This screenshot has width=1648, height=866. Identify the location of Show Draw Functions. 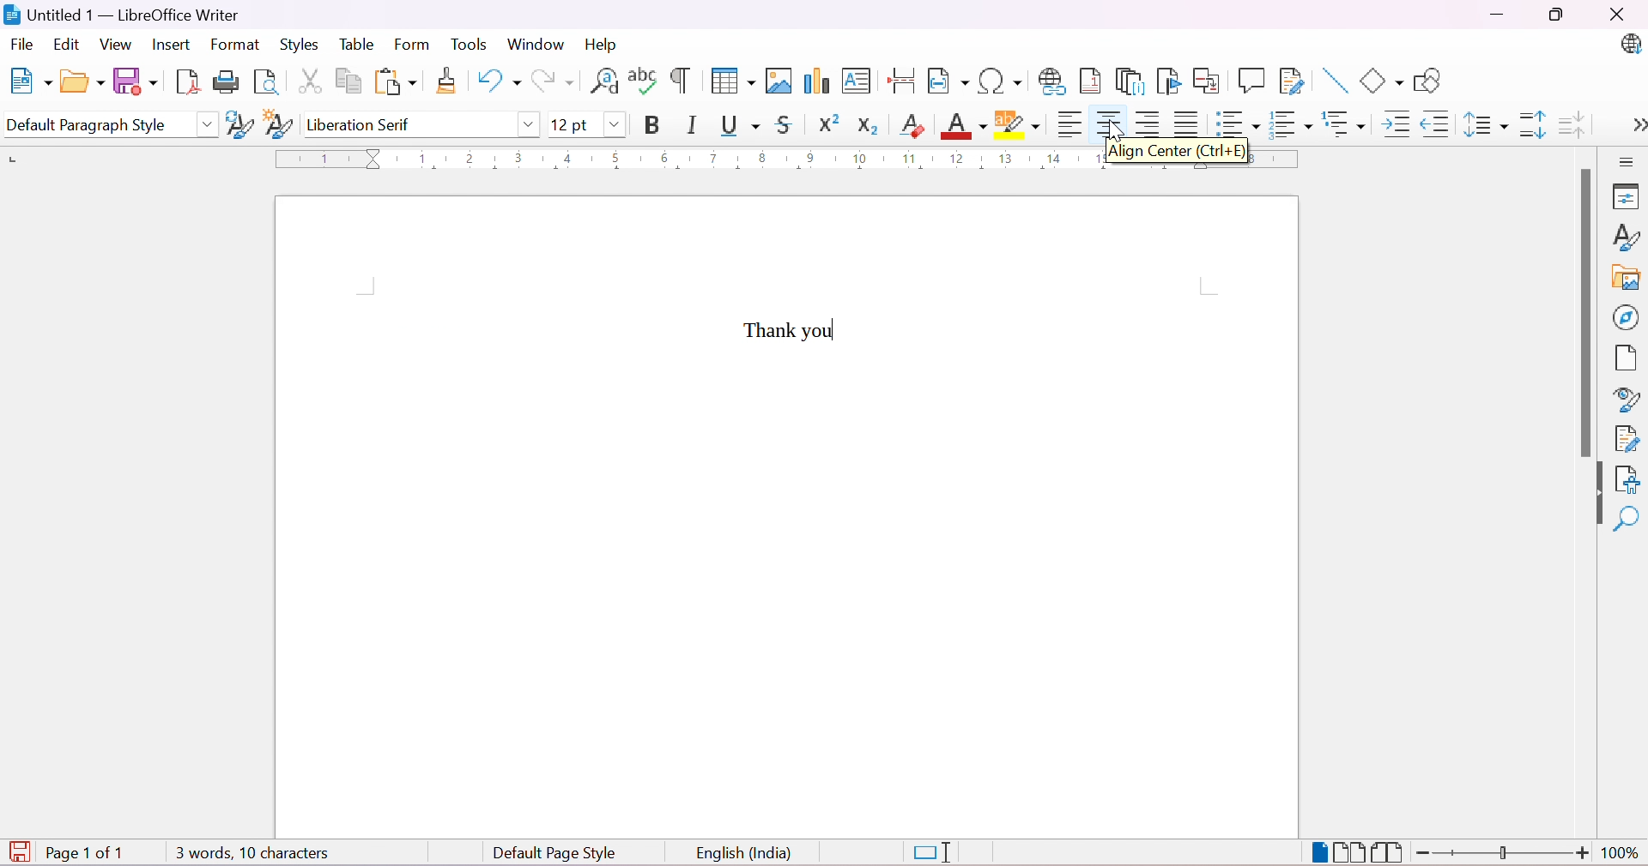
(1428, 81).